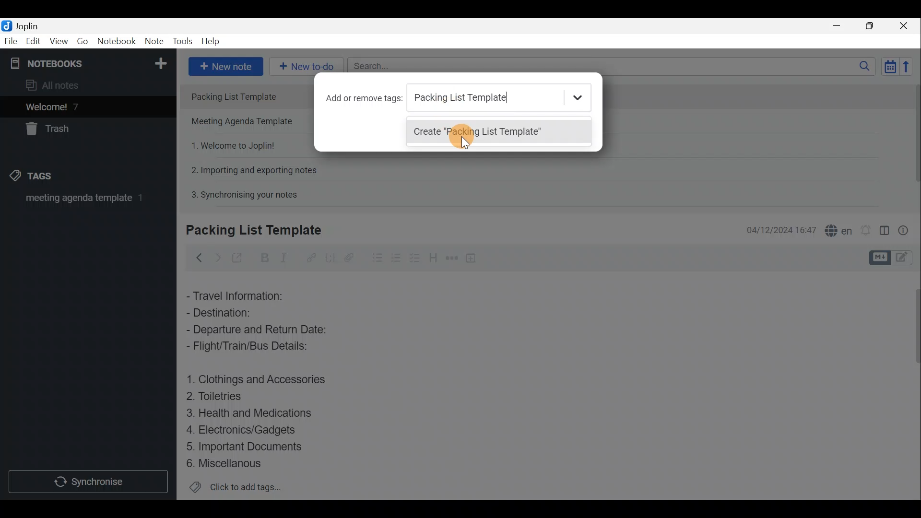  What do you see at coordinates (236, 487) in the screenshot?
I see `Click to add tags` at bounding box center [236, 487].